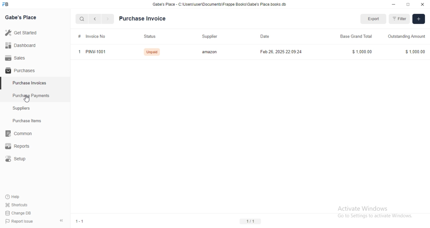 The height and width of the screenshot is (228, 430). Describe the element at coordinates (21, 32) in the screenshot. I see `Get Started` at that location.